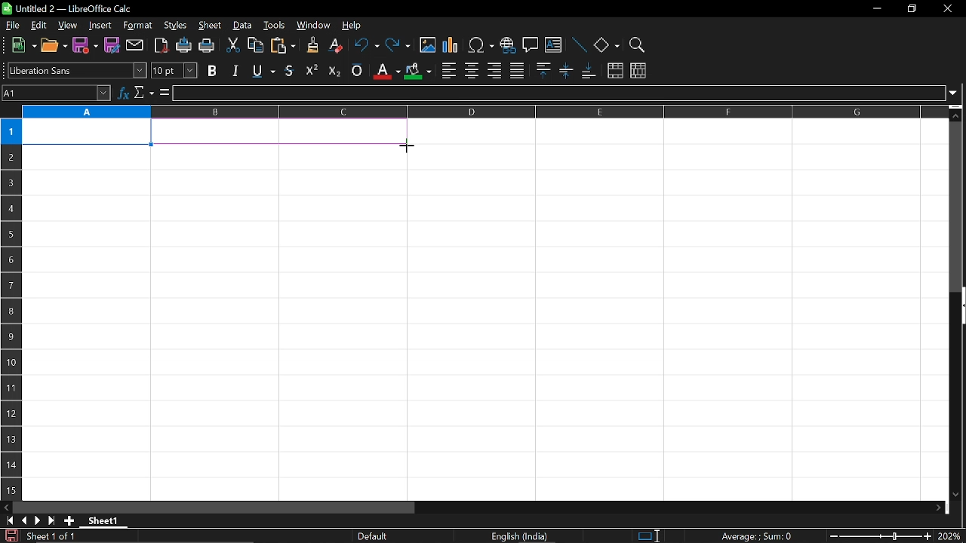 Image resolution: width=966 pixels, height=543 pixels. What do you see at coordinates (554, 44) in the screenshot?
I see `insert text` at bounding box center [554, 44].